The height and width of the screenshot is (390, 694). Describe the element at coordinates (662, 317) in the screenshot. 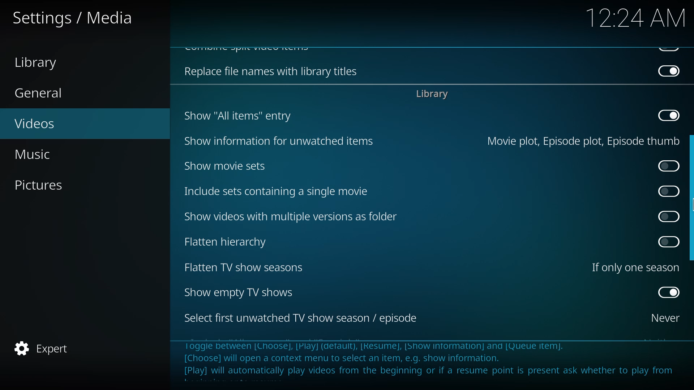

I see `never` at that location.